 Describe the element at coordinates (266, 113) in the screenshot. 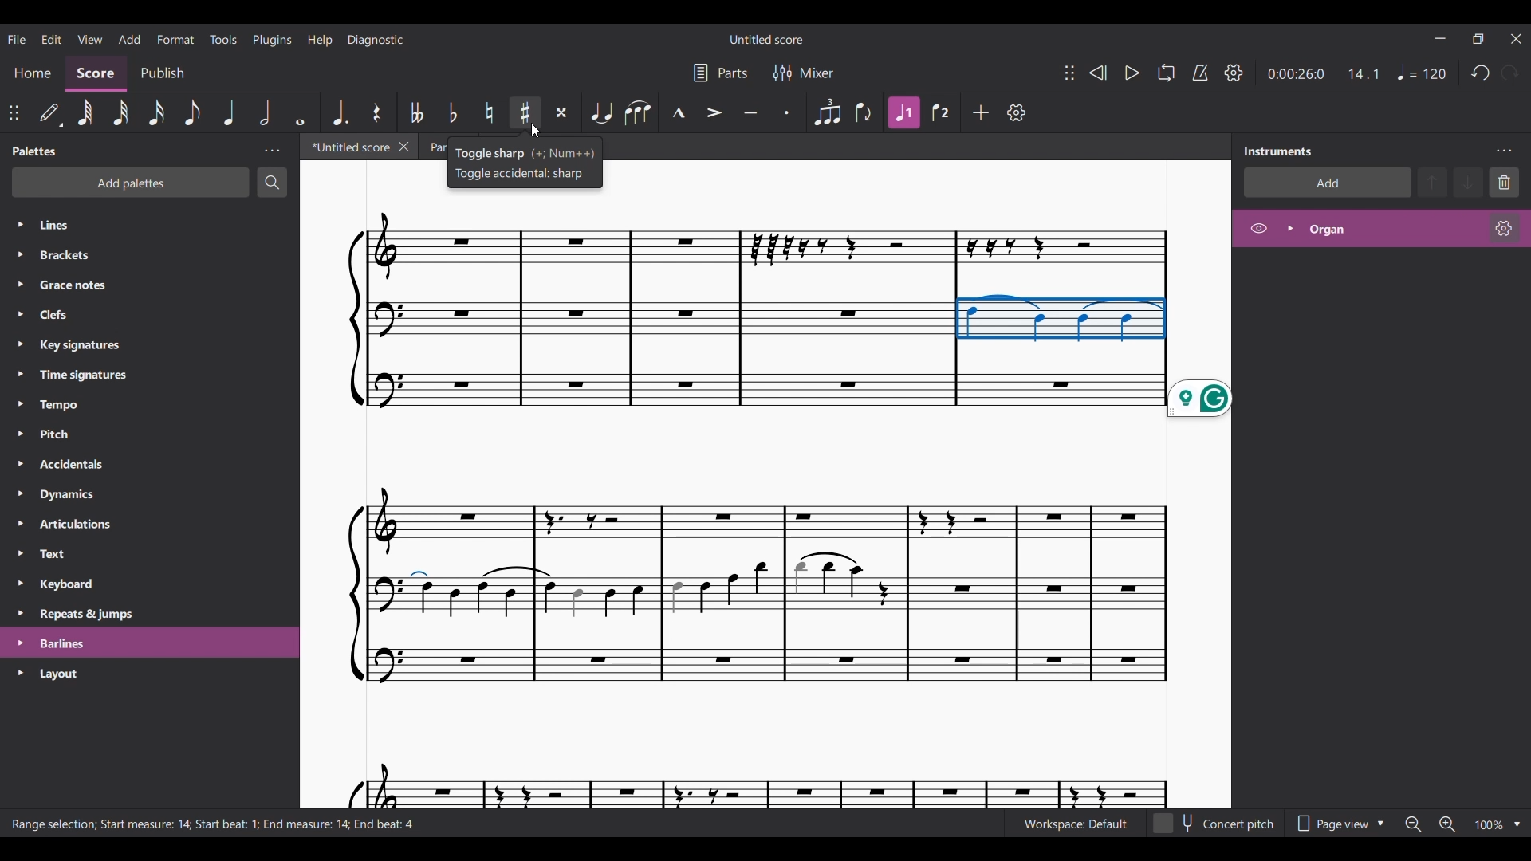

I see `Half note` at that location.